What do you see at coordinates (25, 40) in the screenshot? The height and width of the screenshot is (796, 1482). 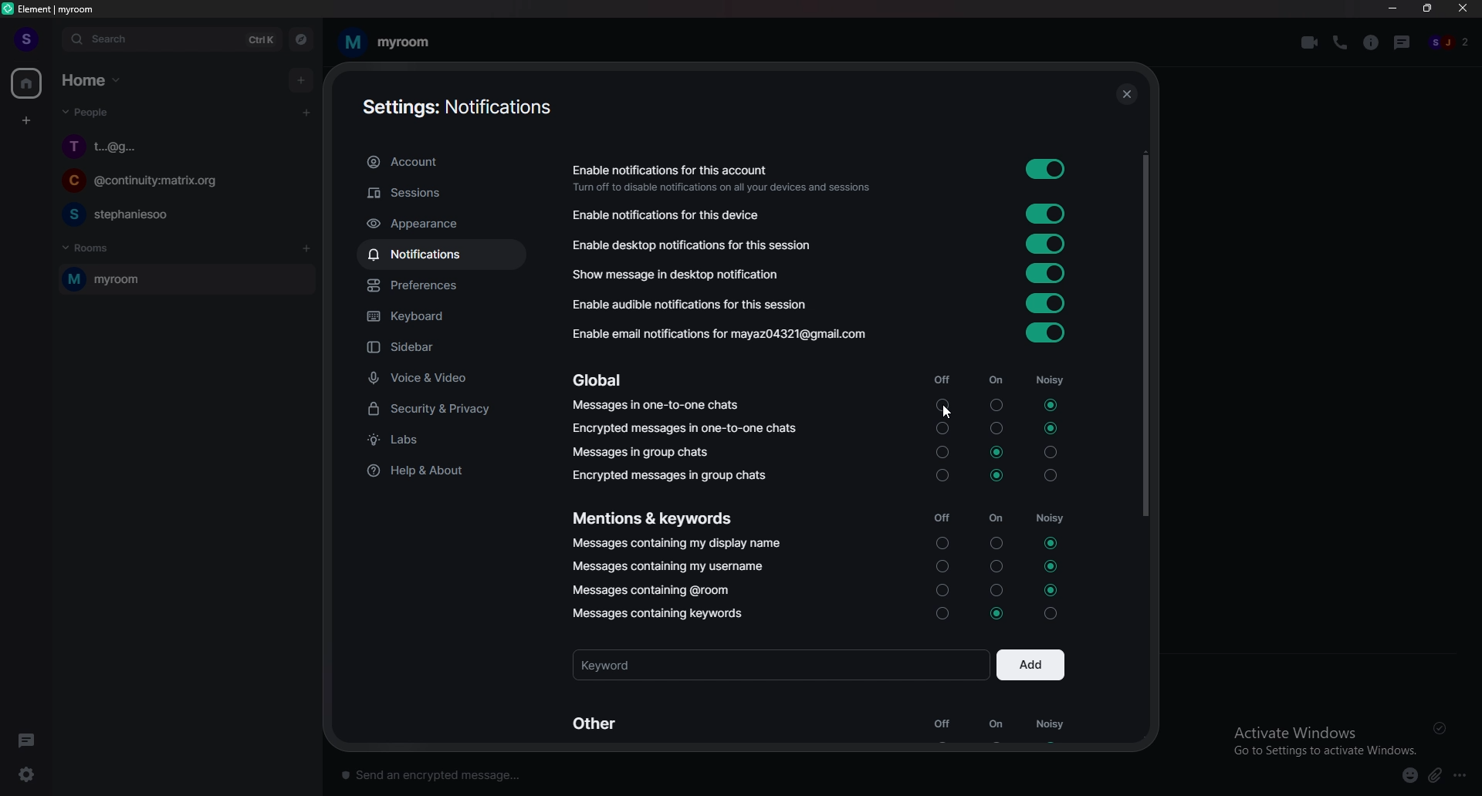 I see `profile` at bounding box center [25, 40].